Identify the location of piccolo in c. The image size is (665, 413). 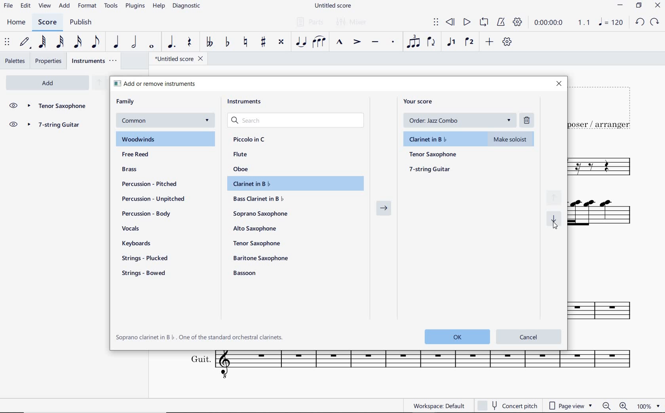
(250, 140).